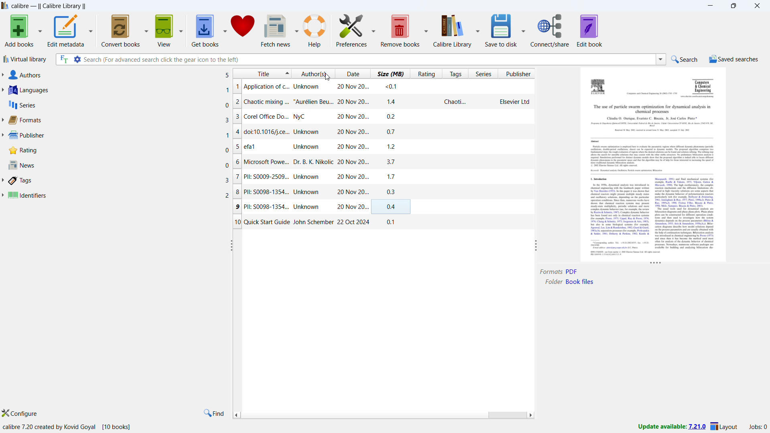 The width and height of the screenshot is (770, 433). Describe the element at coordinates (64, 59) in the screenshot. I see `search full text` at that location.